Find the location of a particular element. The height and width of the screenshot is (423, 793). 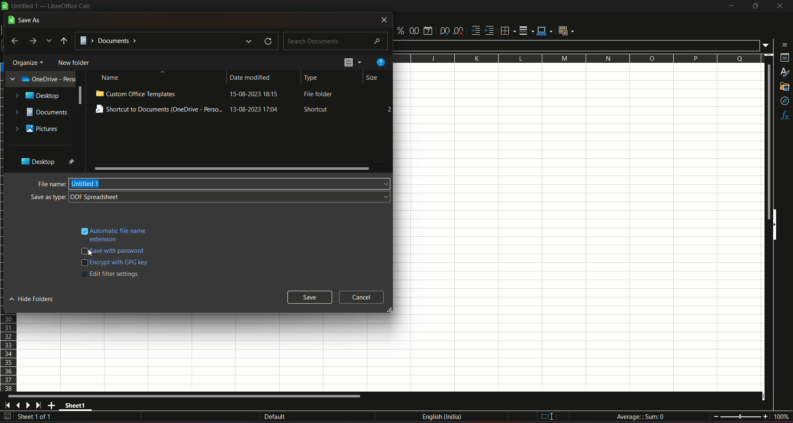

scrollbar is located at coordinates (231, 168).